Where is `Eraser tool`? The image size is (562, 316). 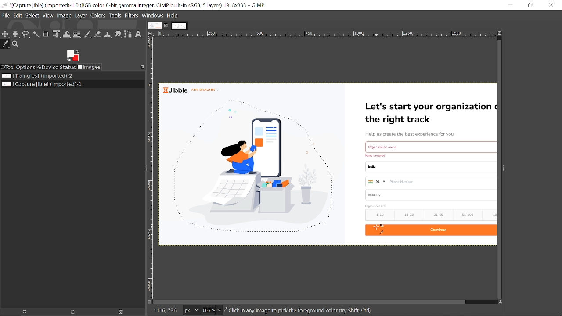 Eraser tool is located at coordinates (97, 34).